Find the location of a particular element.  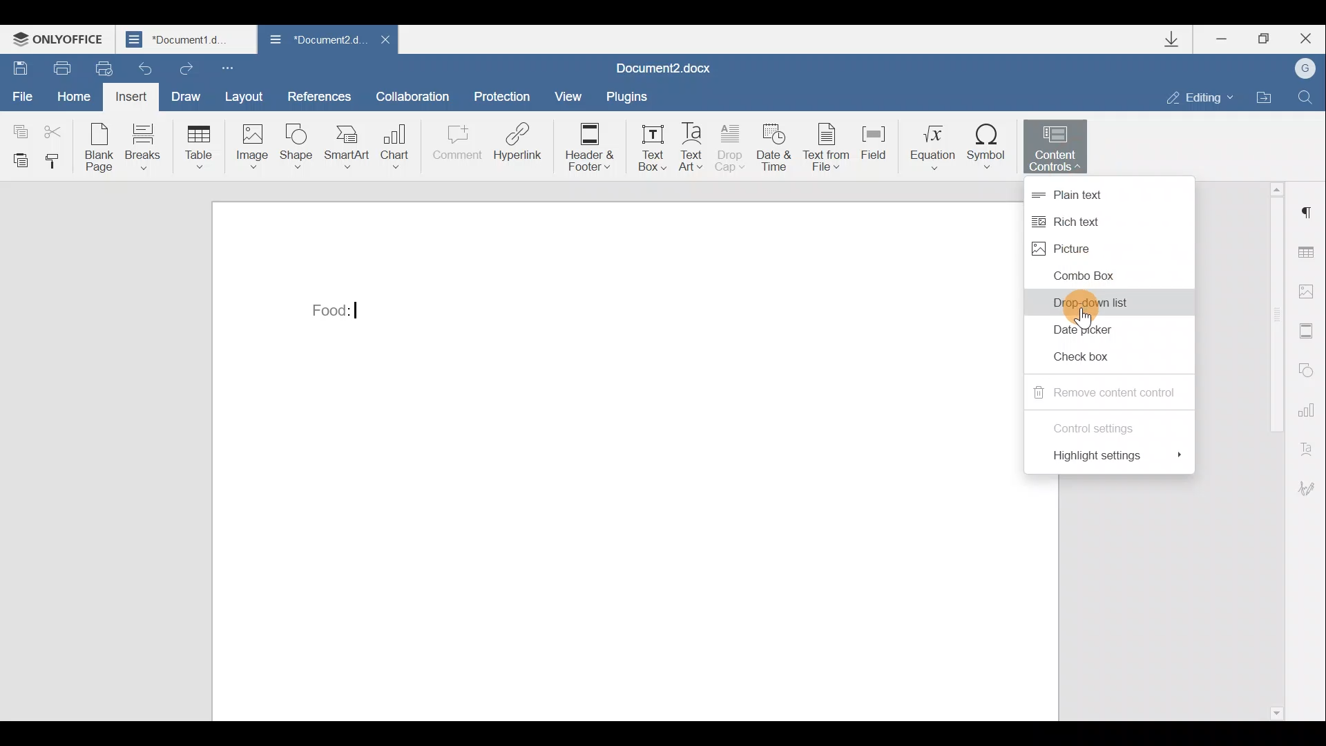

Header & footer is located at coordinates (588, 148).